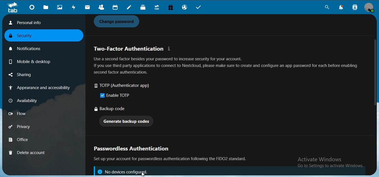 Image resolution: width=379 pixels, height=177 pixels. I want to click on generate backup codes, so click(127, 122).